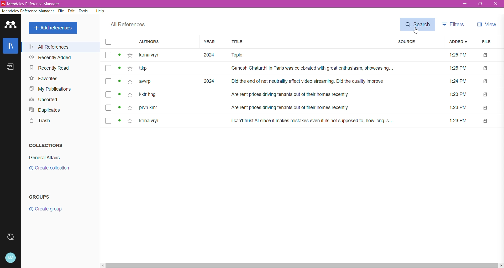  I want to click on select file, so click(108, 95).